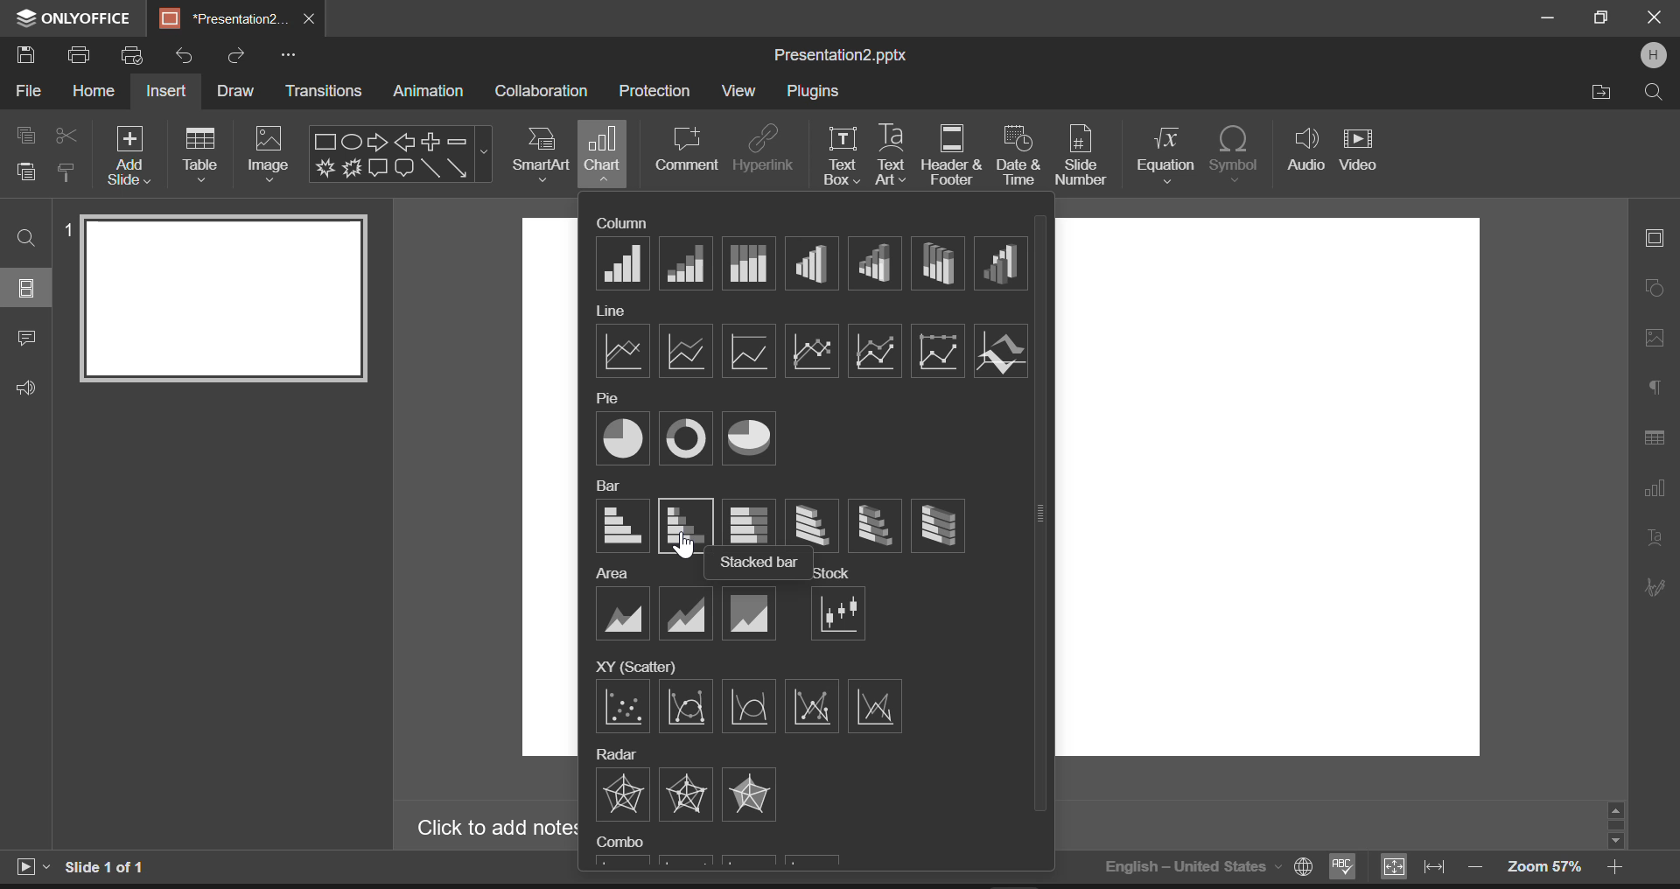 Image resolution: width=1680 pixels, height=889 pixels. What do you see at coordinates (873, 262) in the screenshot?
I see `3-D Stacked Column` at bounding box center [873, 262].